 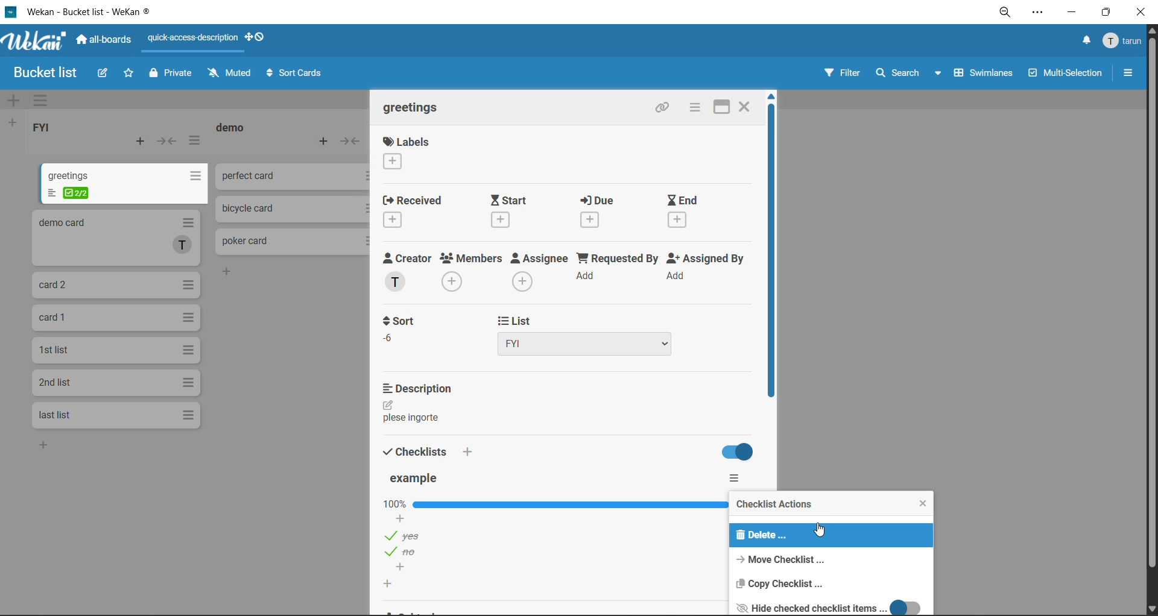 What do you see at coordinates (115, 414) in the screenshot?
I see `cards` at bounding box center [115, 414].